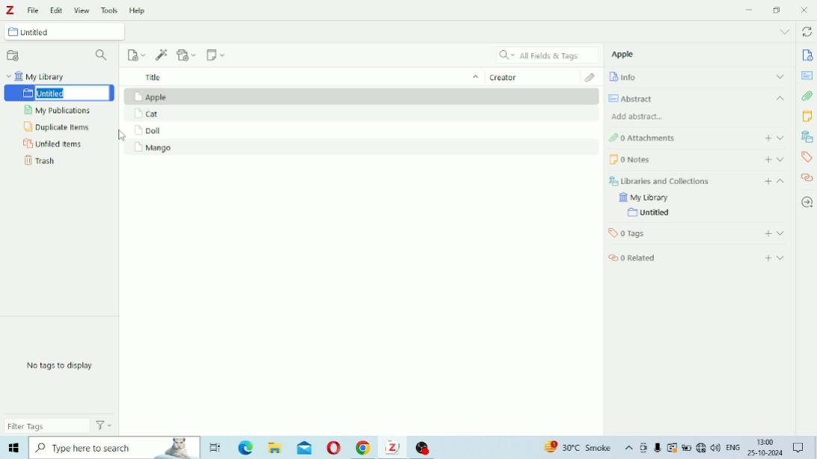  I want to click on Related, so click(632, 258).